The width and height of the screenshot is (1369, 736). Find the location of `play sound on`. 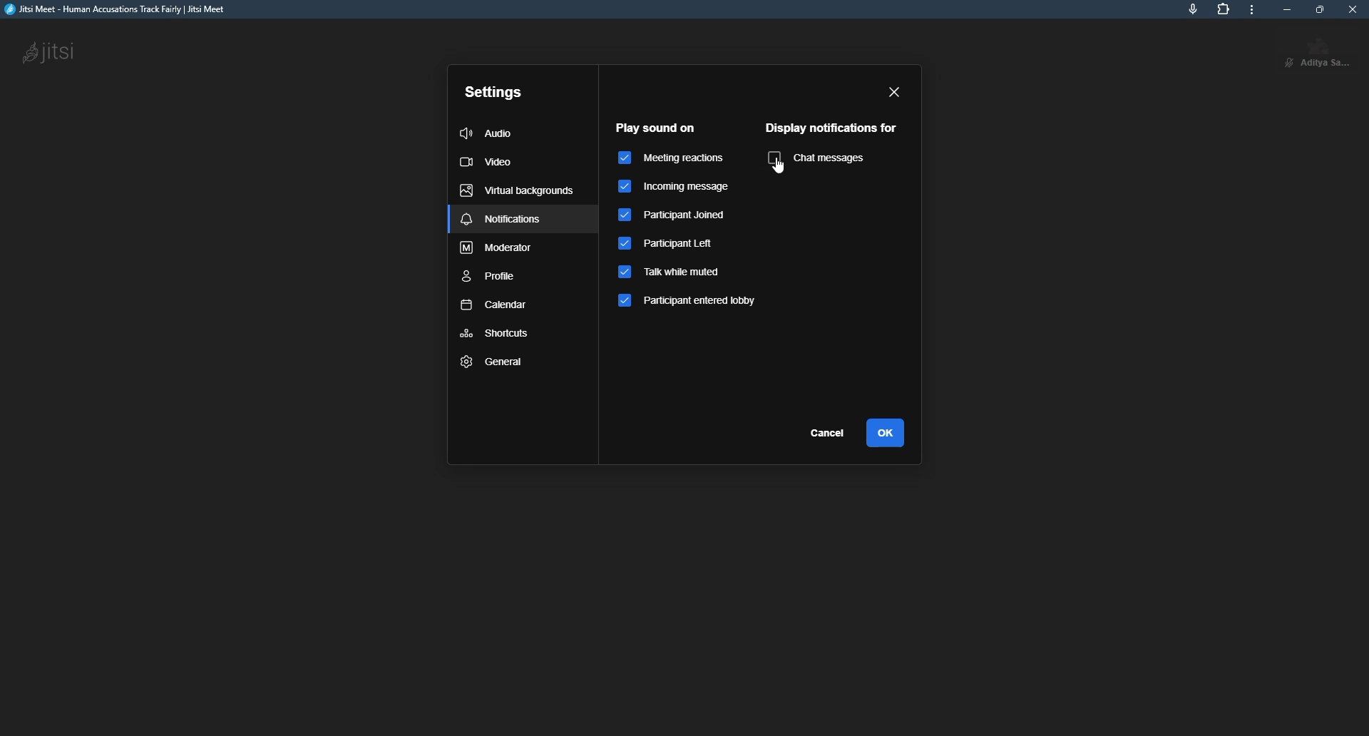

play sound on is located at coordinates (655, 127).